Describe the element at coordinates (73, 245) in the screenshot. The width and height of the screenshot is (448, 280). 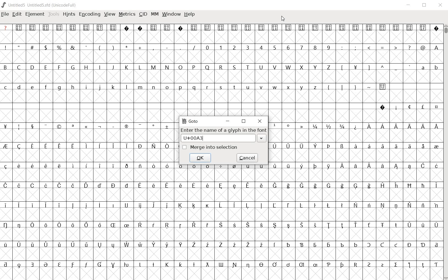
I see `Symbol` at that location.